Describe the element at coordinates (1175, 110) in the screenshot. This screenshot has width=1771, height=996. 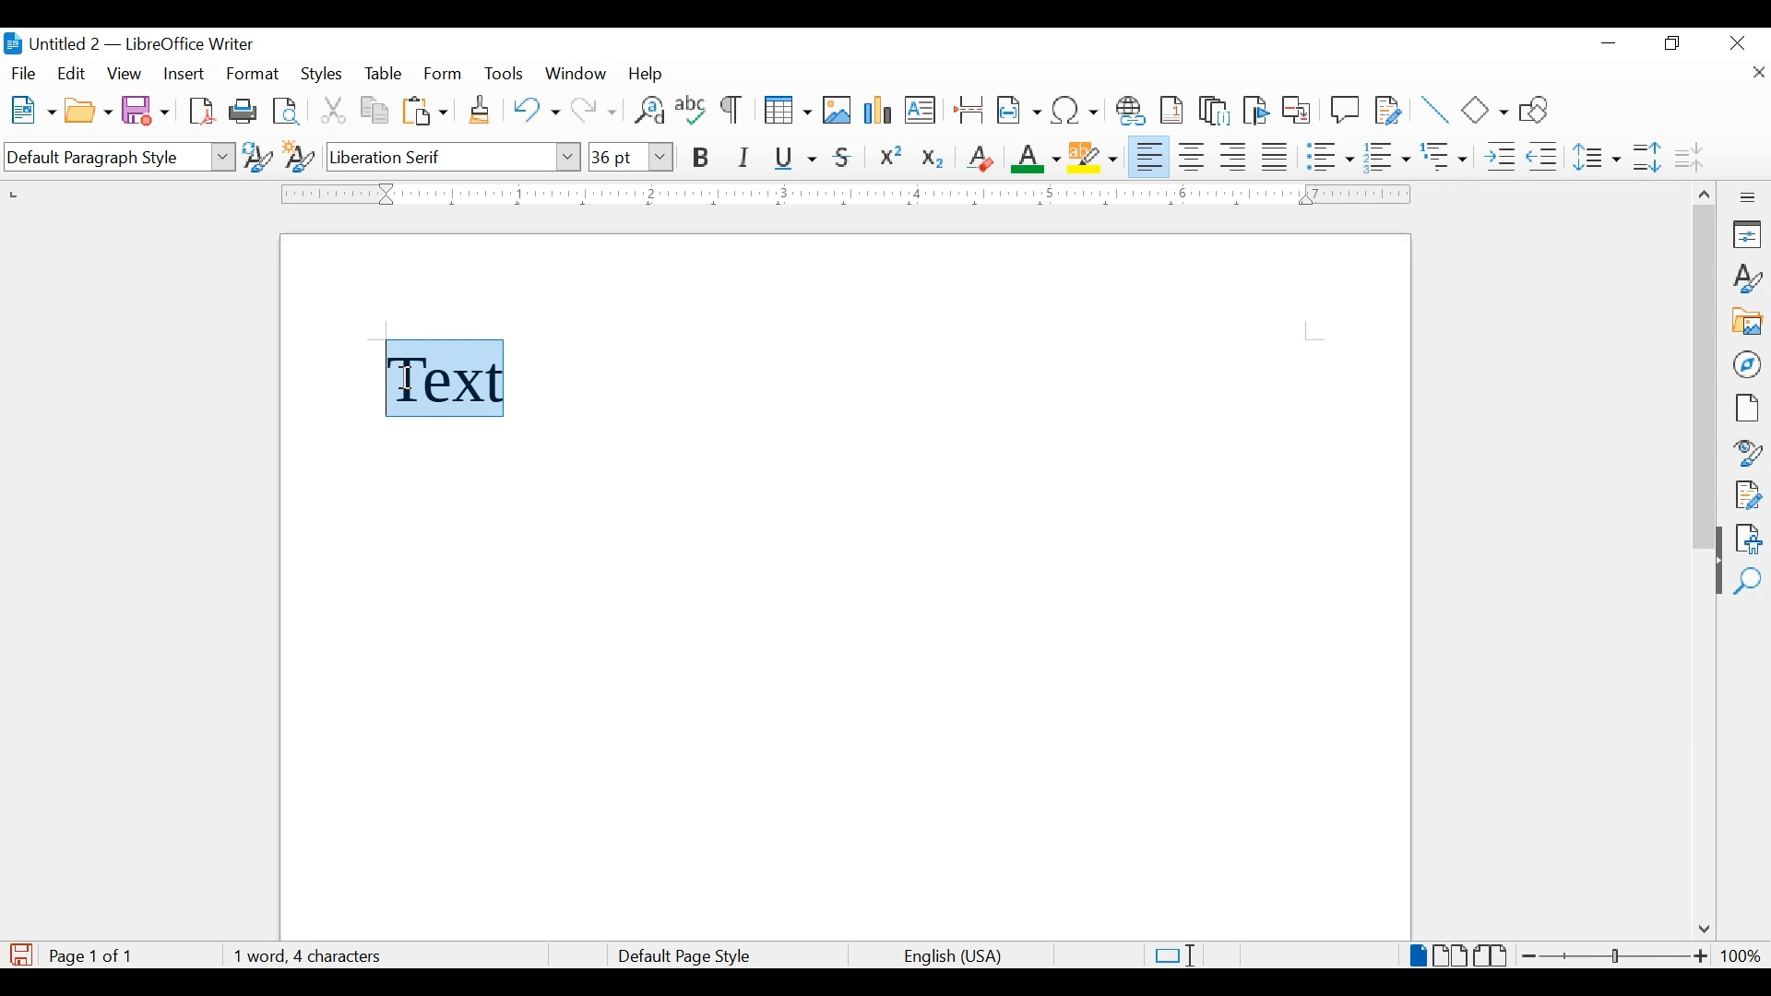
I see `insert footnote` at that location.